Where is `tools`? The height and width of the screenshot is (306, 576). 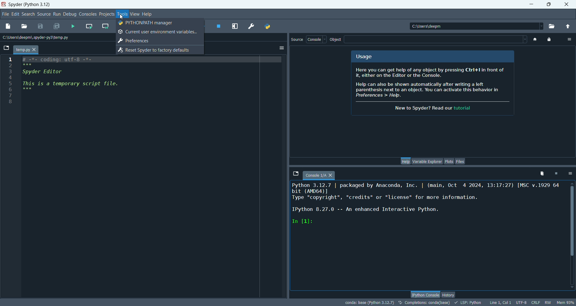 tools is located at coordinates (123, 13).